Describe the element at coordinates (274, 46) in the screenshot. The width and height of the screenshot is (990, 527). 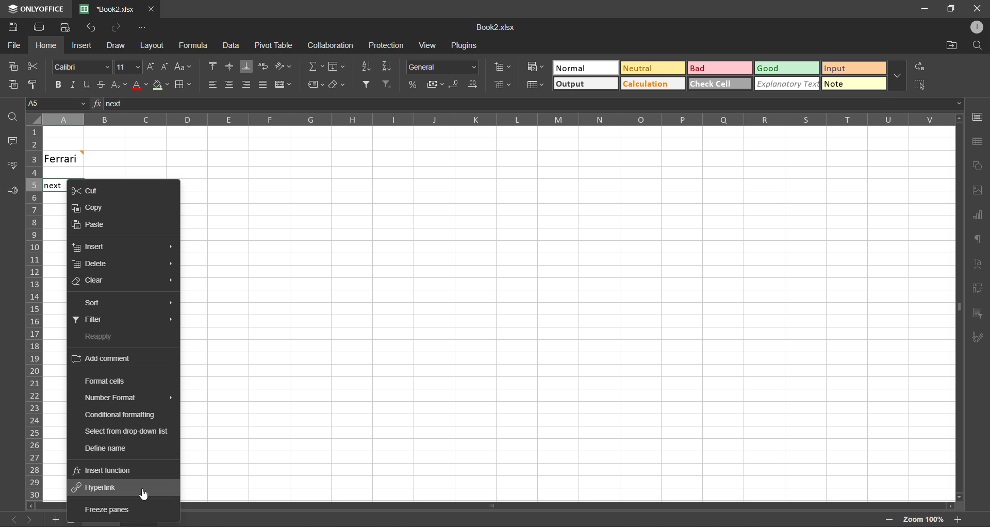
I see `pivot table` at that location.